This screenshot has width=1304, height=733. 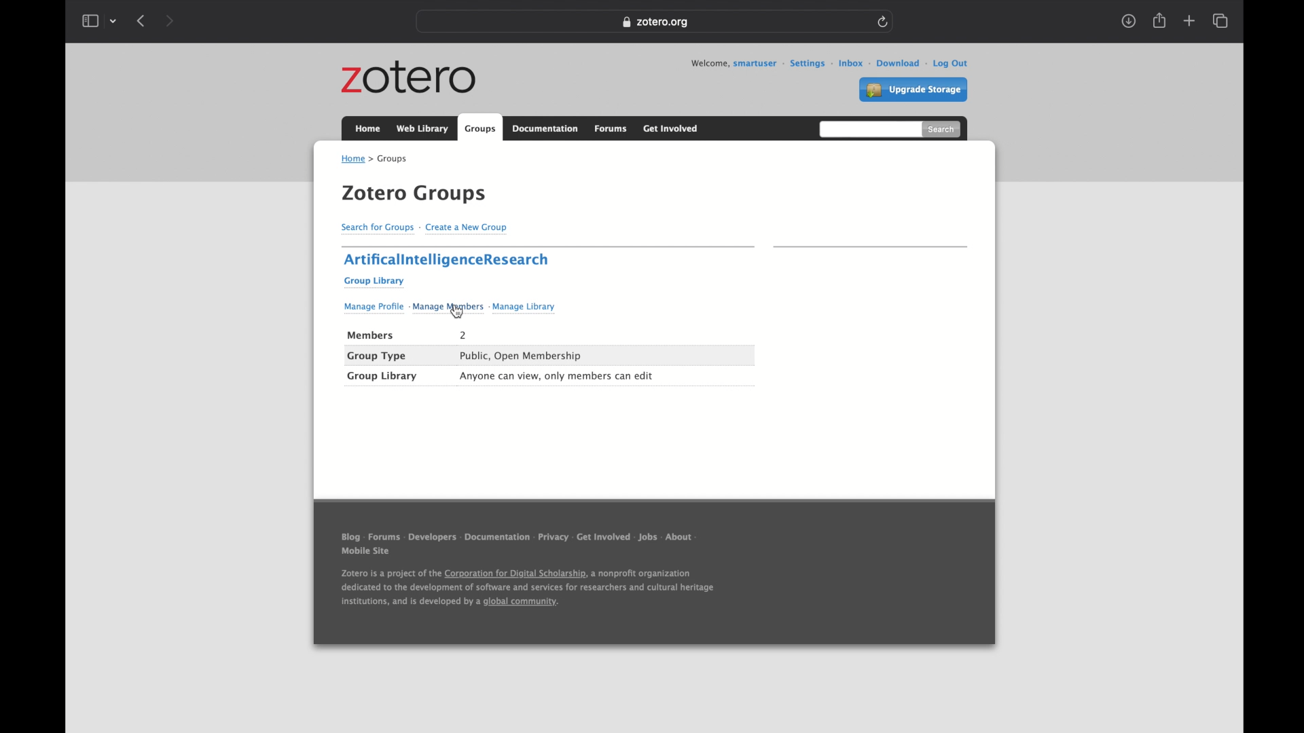 What do you see at coordinates (672, 128) in the screenshot?
I see `get involved` at bounding box center [672, 128].